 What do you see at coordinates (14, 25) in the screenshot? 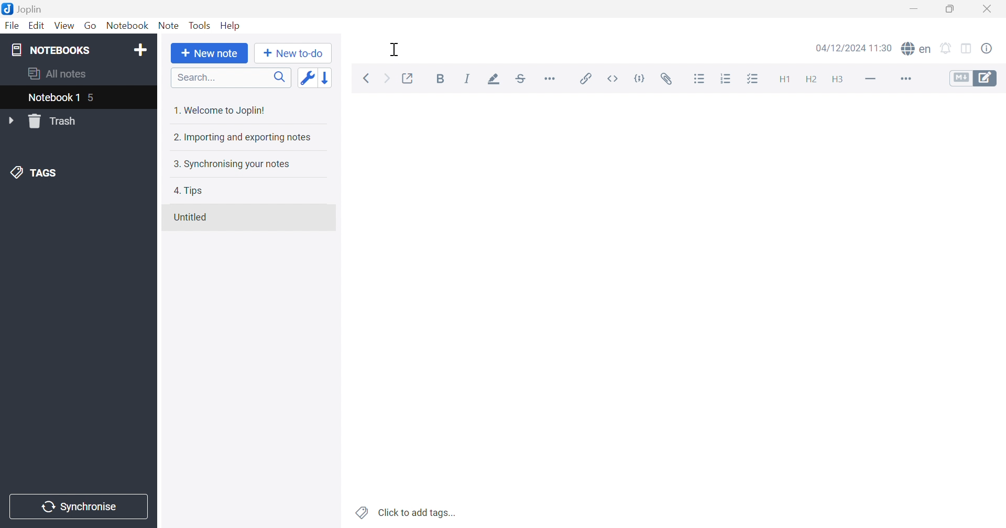
I see `File` at bounding box center [14, 25].